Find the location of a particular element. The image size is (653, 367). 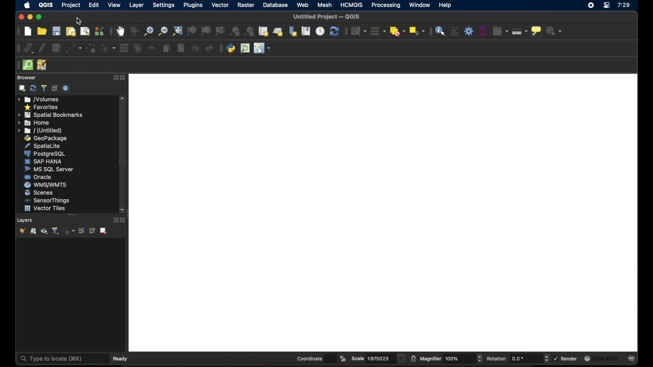

scroll box is located at coordinates (123, 133).